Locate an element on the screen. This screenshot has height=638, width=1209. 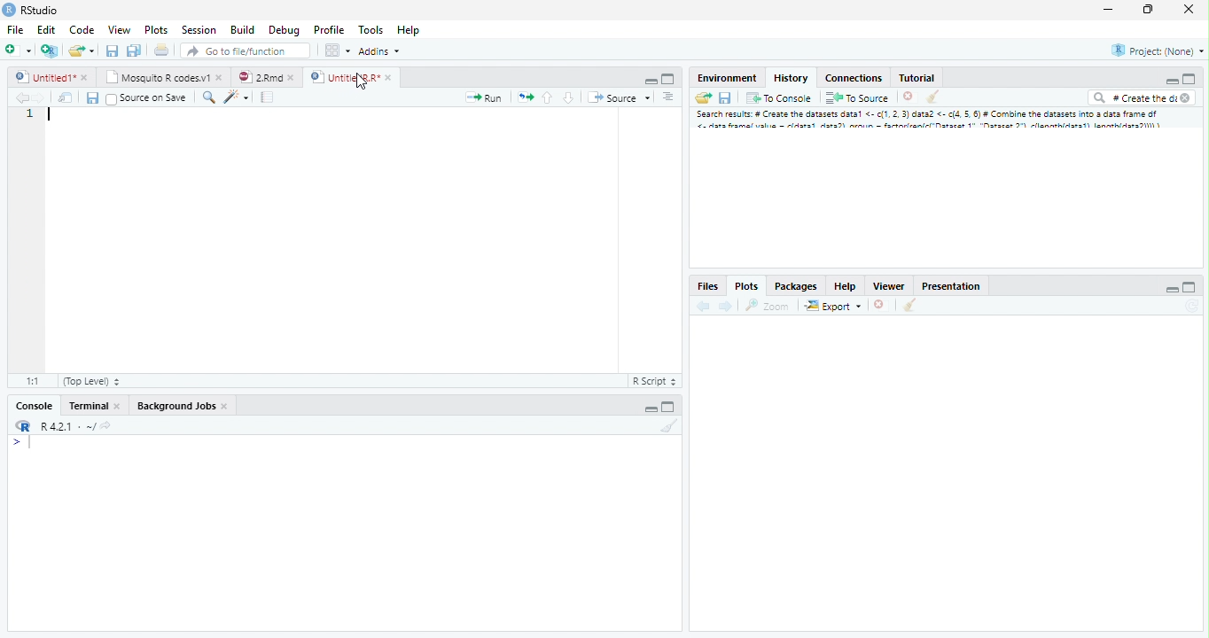
Clear console is located at coordinates (912, 307).